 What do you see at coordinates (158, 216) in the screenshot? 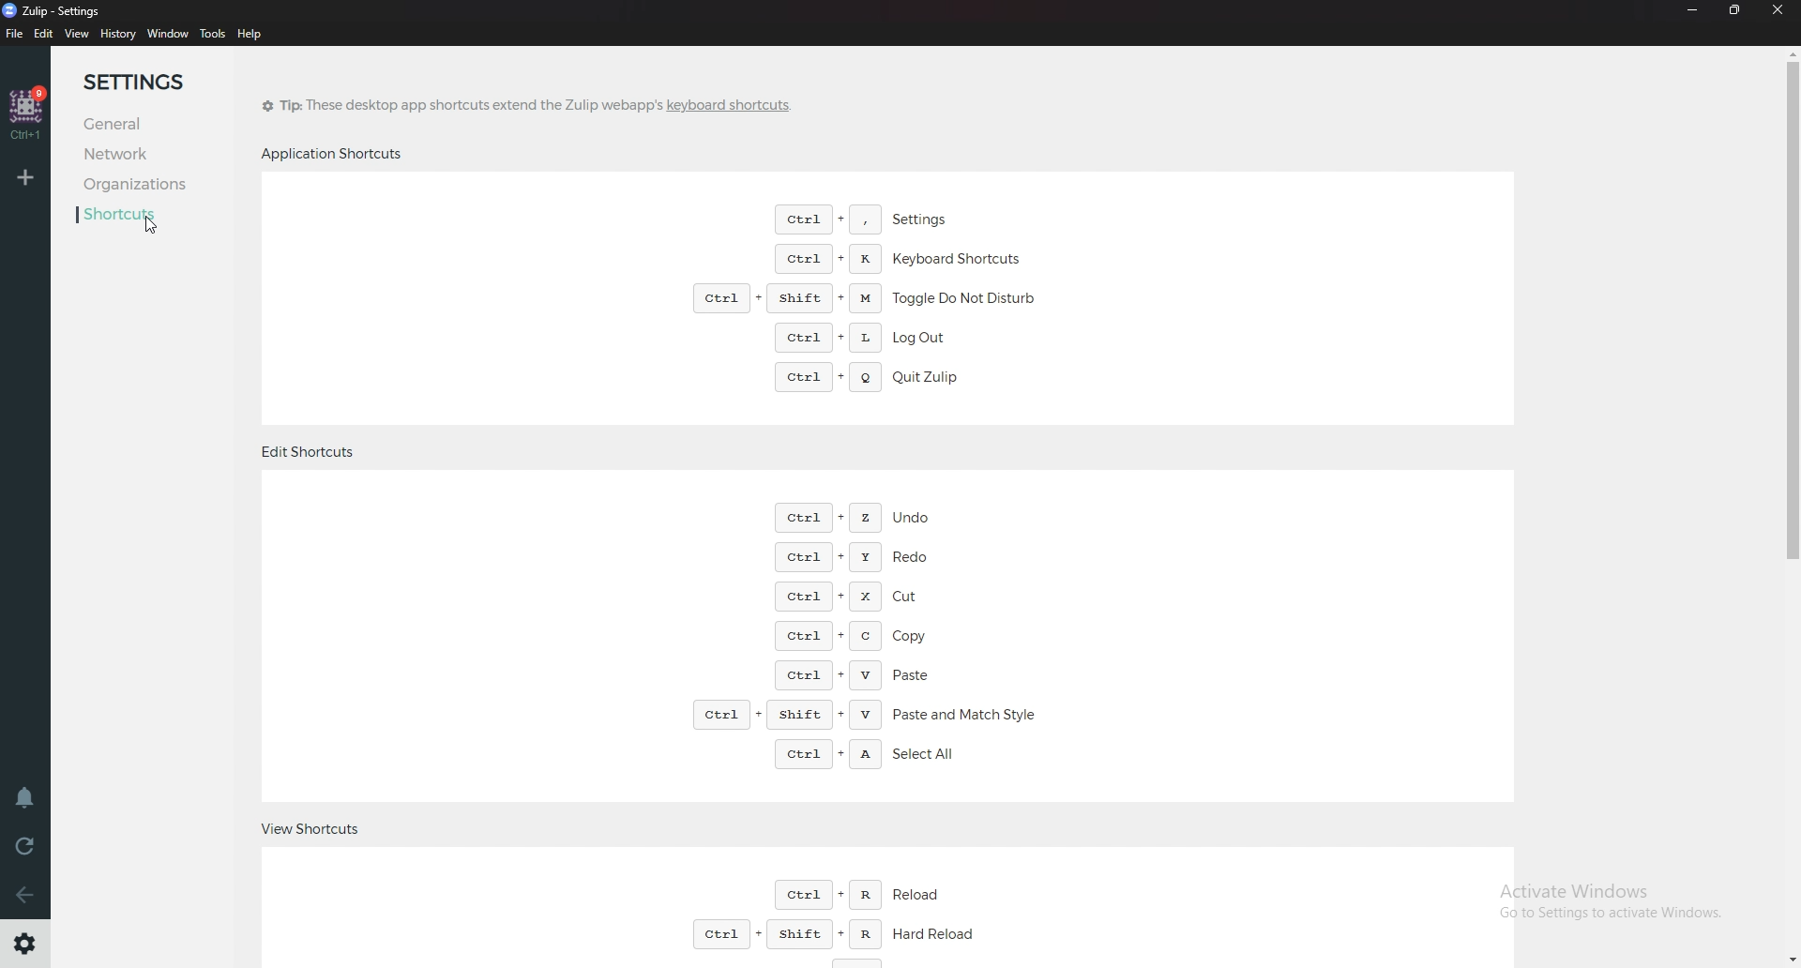
I see `Shortcuts` at bounding box center [158, 216].